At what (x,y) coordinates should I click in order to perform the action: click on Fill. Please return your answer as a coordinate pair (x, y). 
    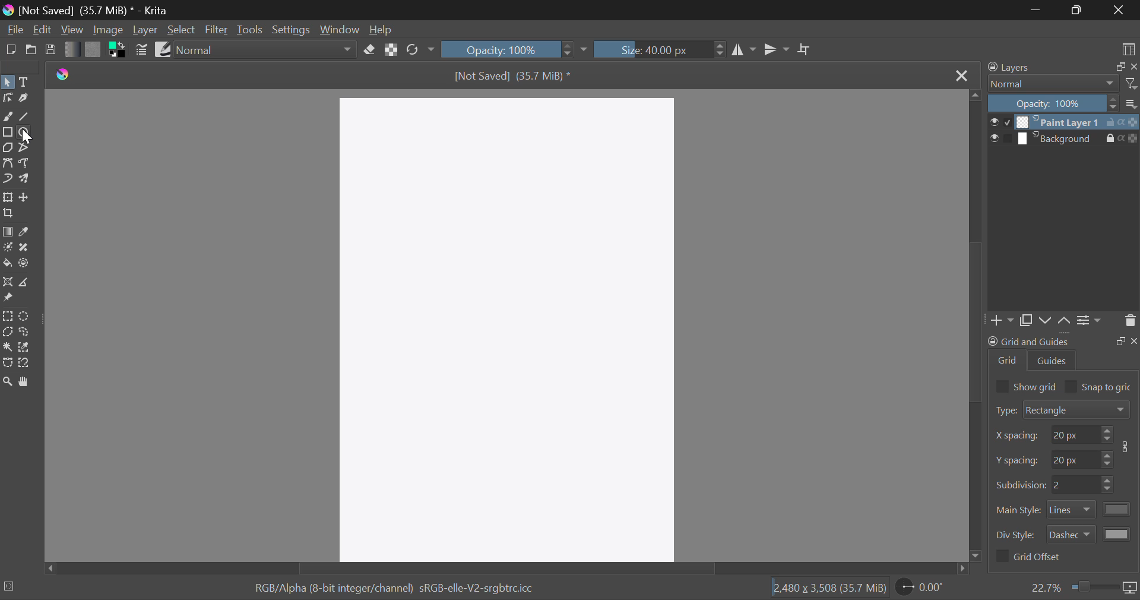
    Looking at the image, I should click on (7, 264).